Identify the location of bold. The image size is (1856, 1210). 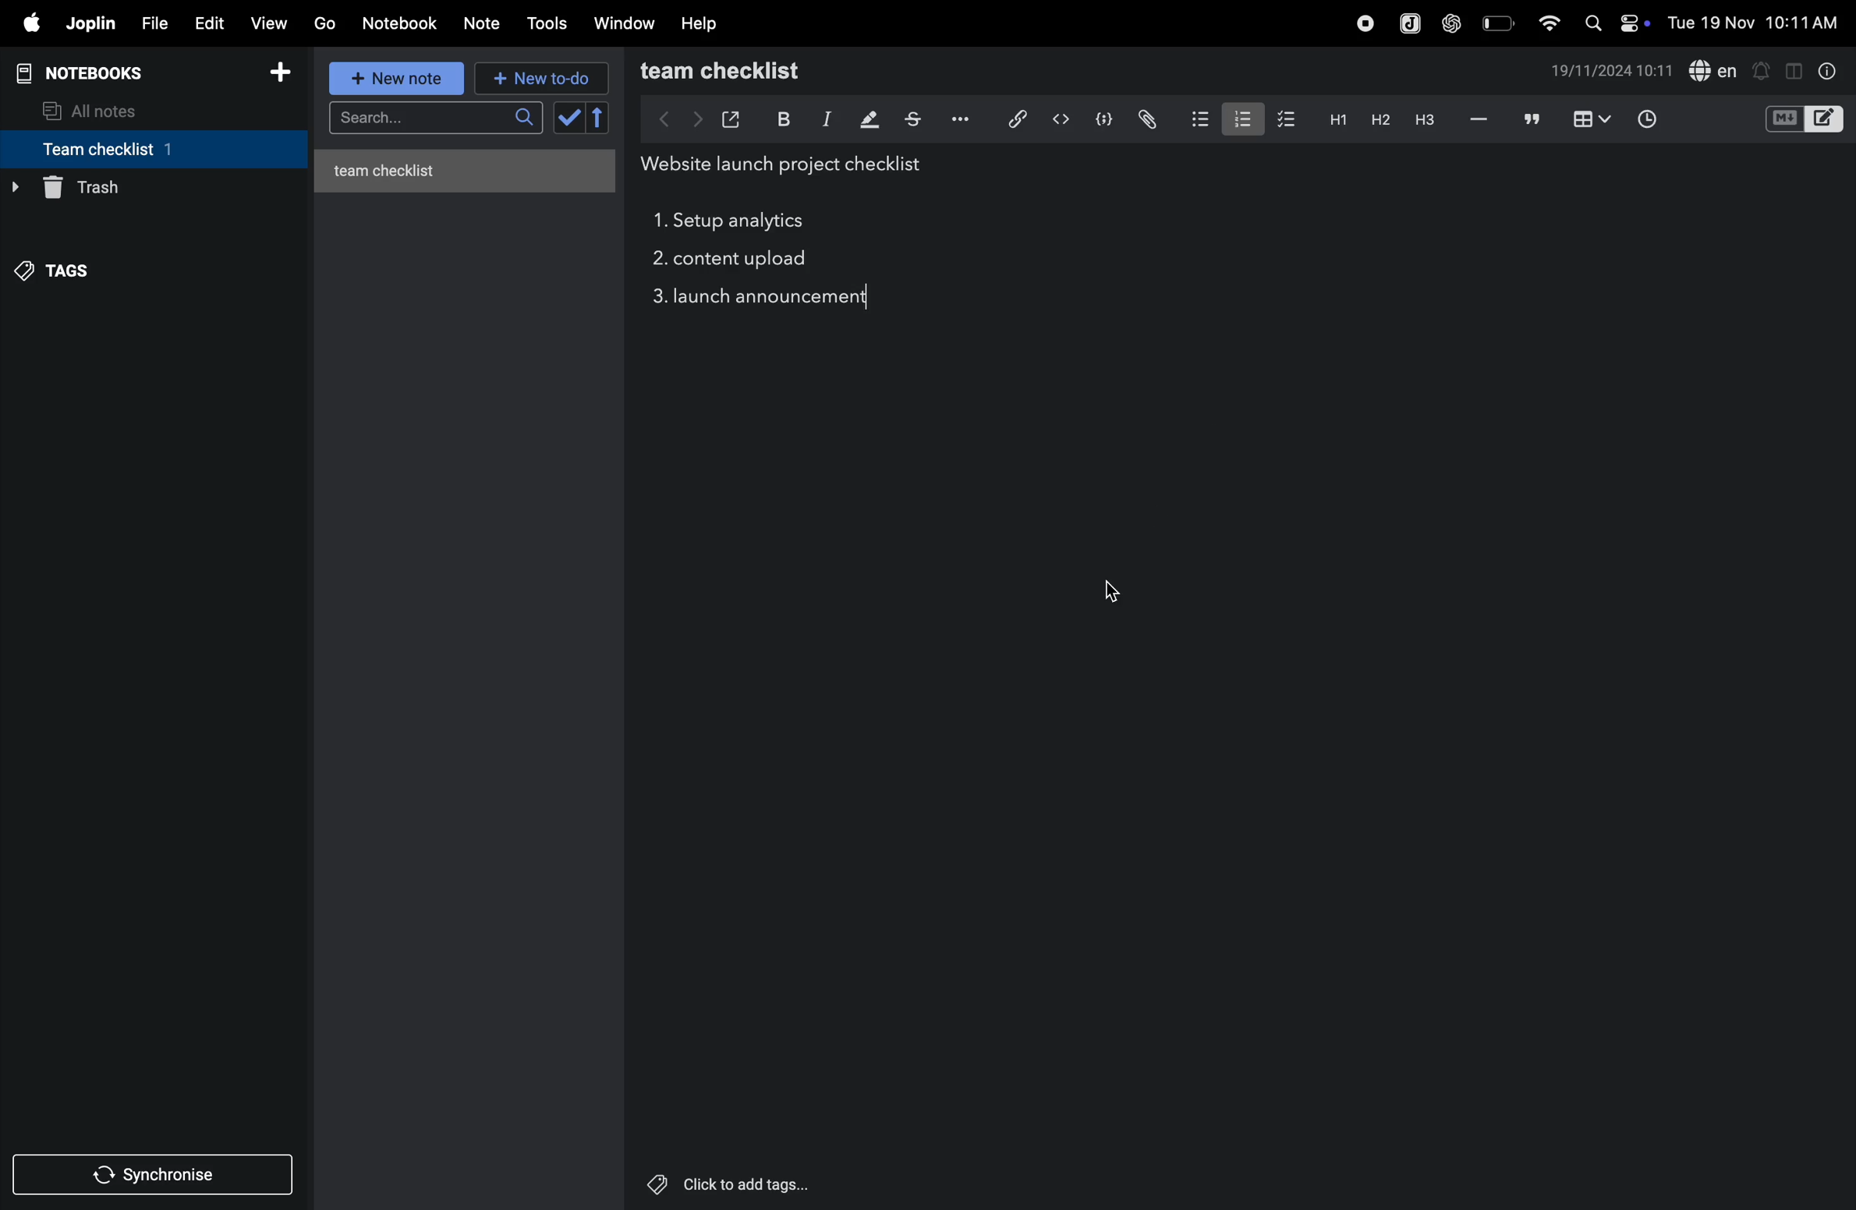
(781, 118).